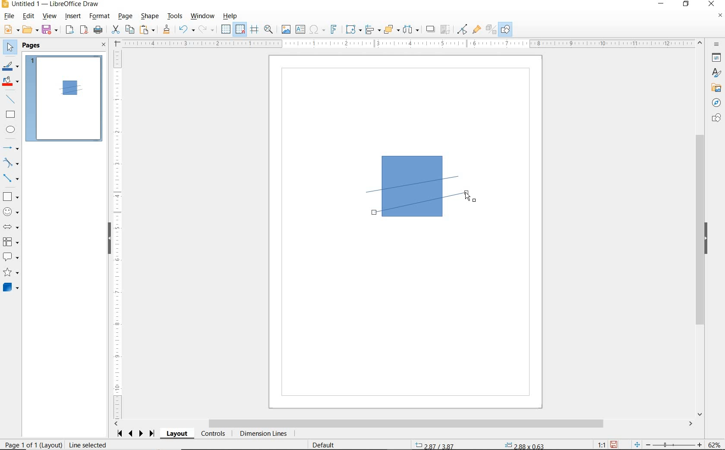  I want to click on CONNECTORS, so click(11, 179).